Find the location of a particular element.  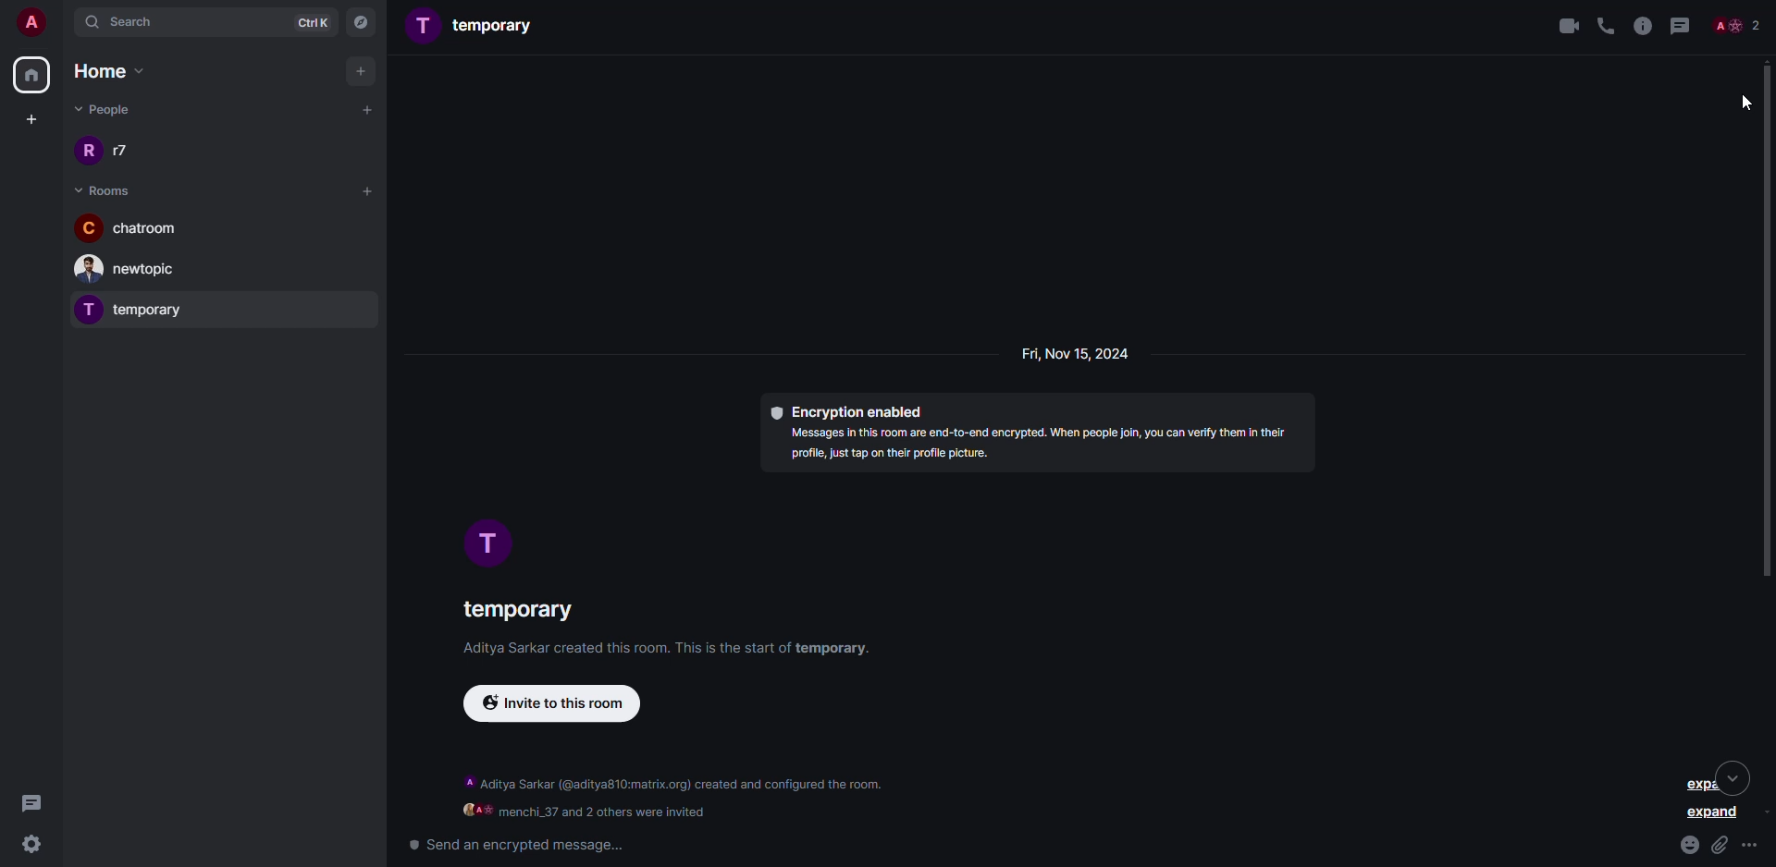

expand is located at coordinates (1714, 815).